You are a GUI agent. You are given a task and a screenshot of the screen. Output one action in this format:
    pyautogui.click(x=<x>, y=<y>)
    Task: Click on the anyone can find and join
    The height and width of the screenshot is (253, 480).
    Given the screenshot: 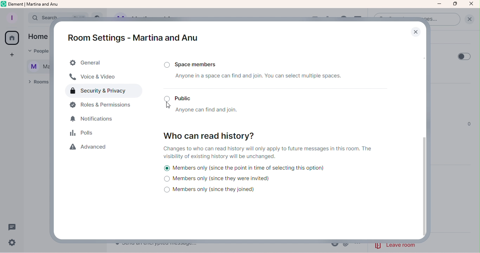 What is the action you would take?
    pyautogui.click(x=208, y=110)
    